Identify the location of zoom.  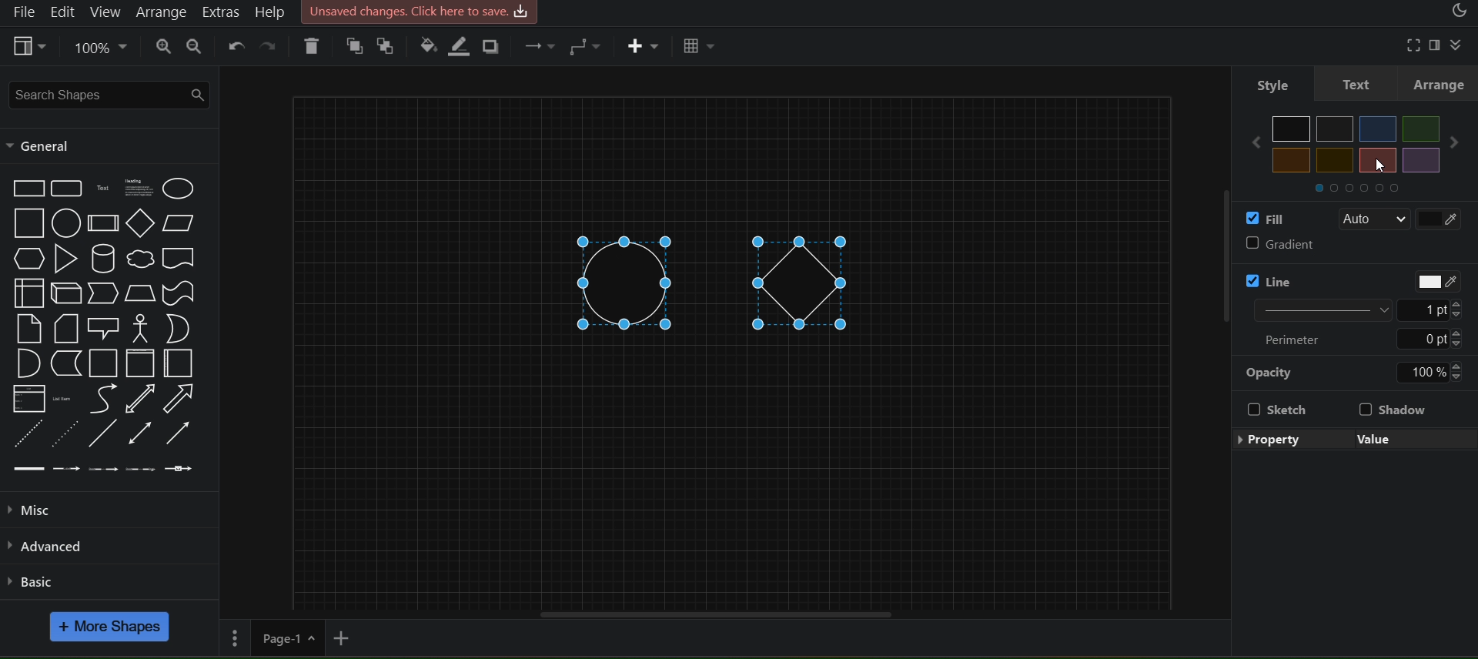
(100, 48).